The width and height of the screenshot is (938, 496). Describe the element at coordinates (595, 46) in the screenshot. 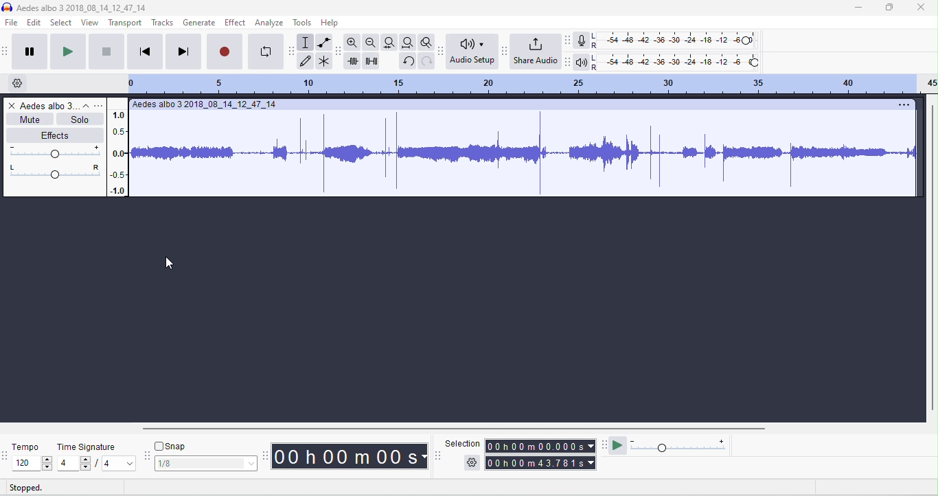

I see `R` at that location.